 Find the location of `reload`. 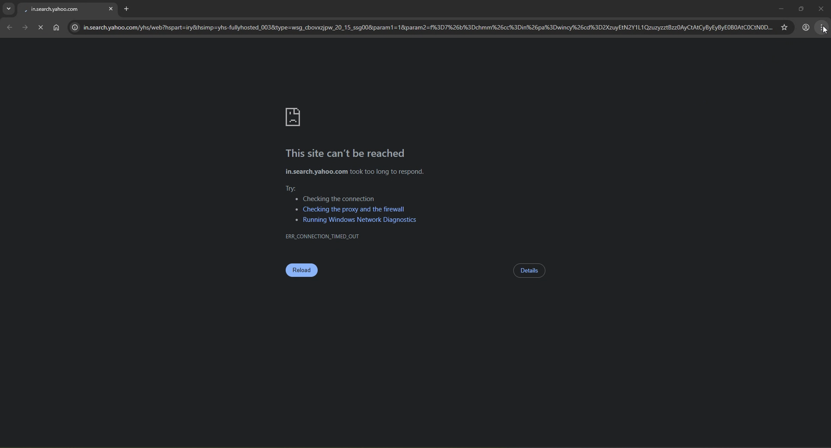

reload is located at coordinates (302, 271).